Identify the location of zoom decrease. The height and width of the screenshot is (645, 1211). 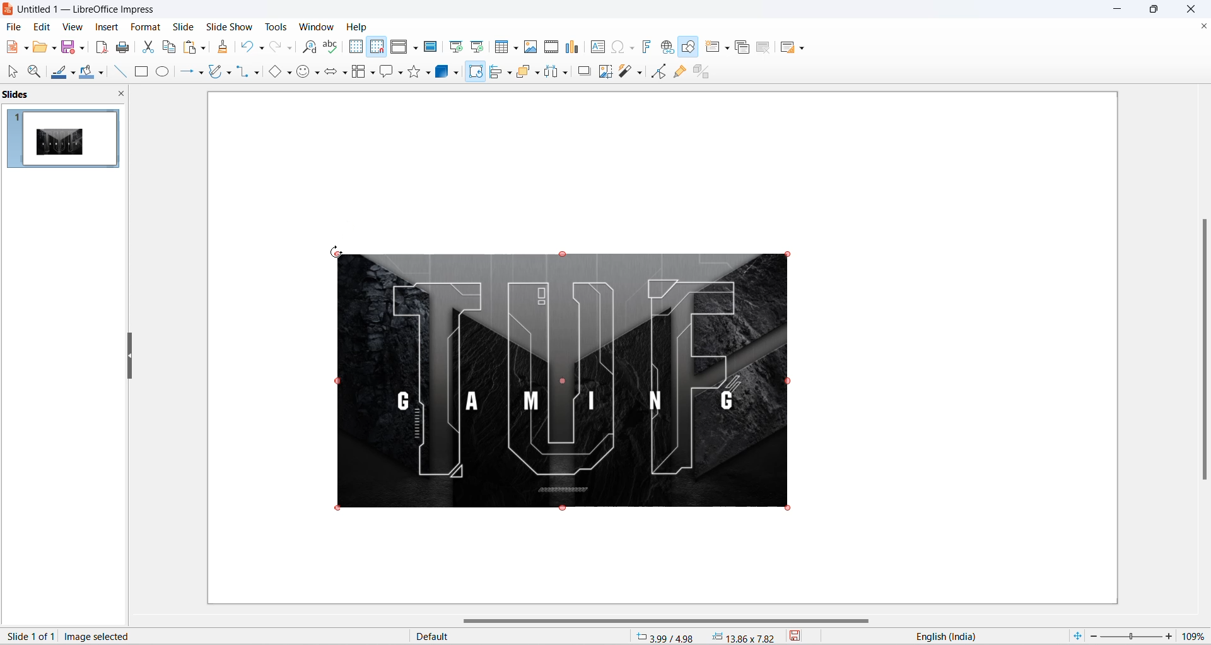
(1092, 637).